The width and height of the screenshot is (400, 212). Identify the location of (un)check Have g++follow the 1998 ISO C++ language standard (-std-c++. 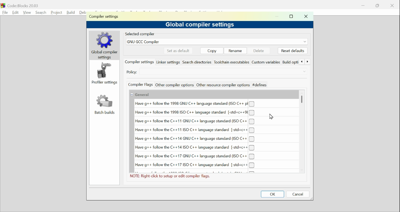
(194, 130).